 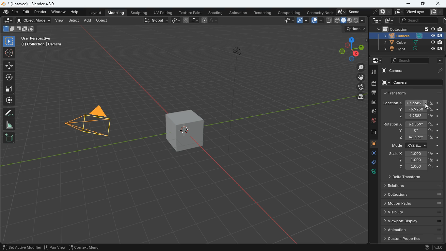 I want to click on Visibility, so click(x=412, y=212).